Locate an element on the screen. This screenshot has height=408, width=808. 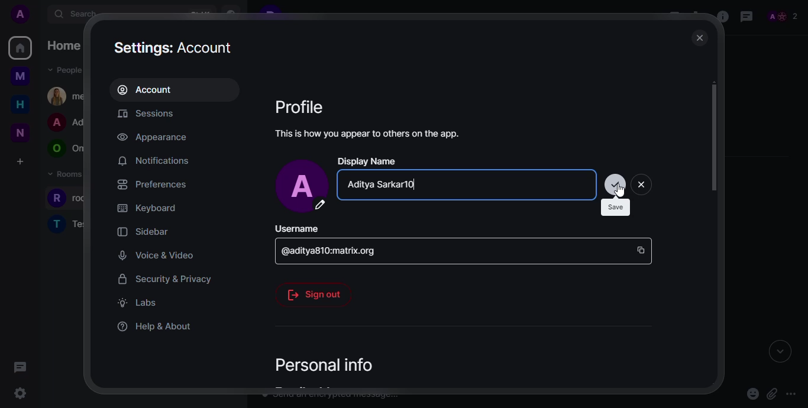
profile is located at coordinates (300, 106).